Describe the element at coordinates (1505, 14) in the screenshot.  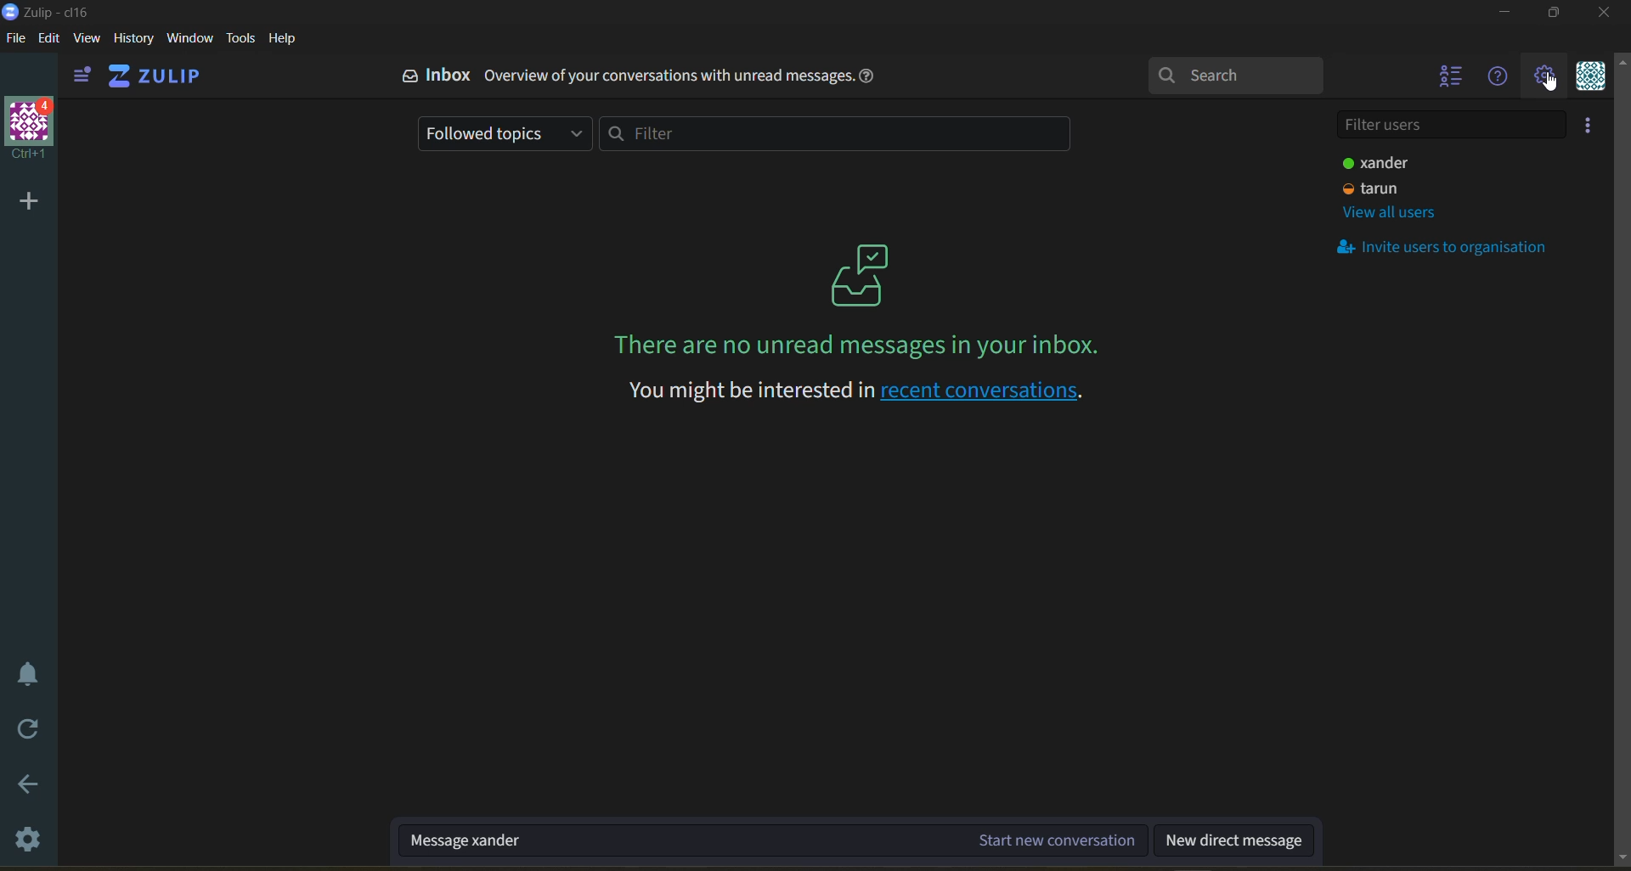
I see `Minimize` at that location.